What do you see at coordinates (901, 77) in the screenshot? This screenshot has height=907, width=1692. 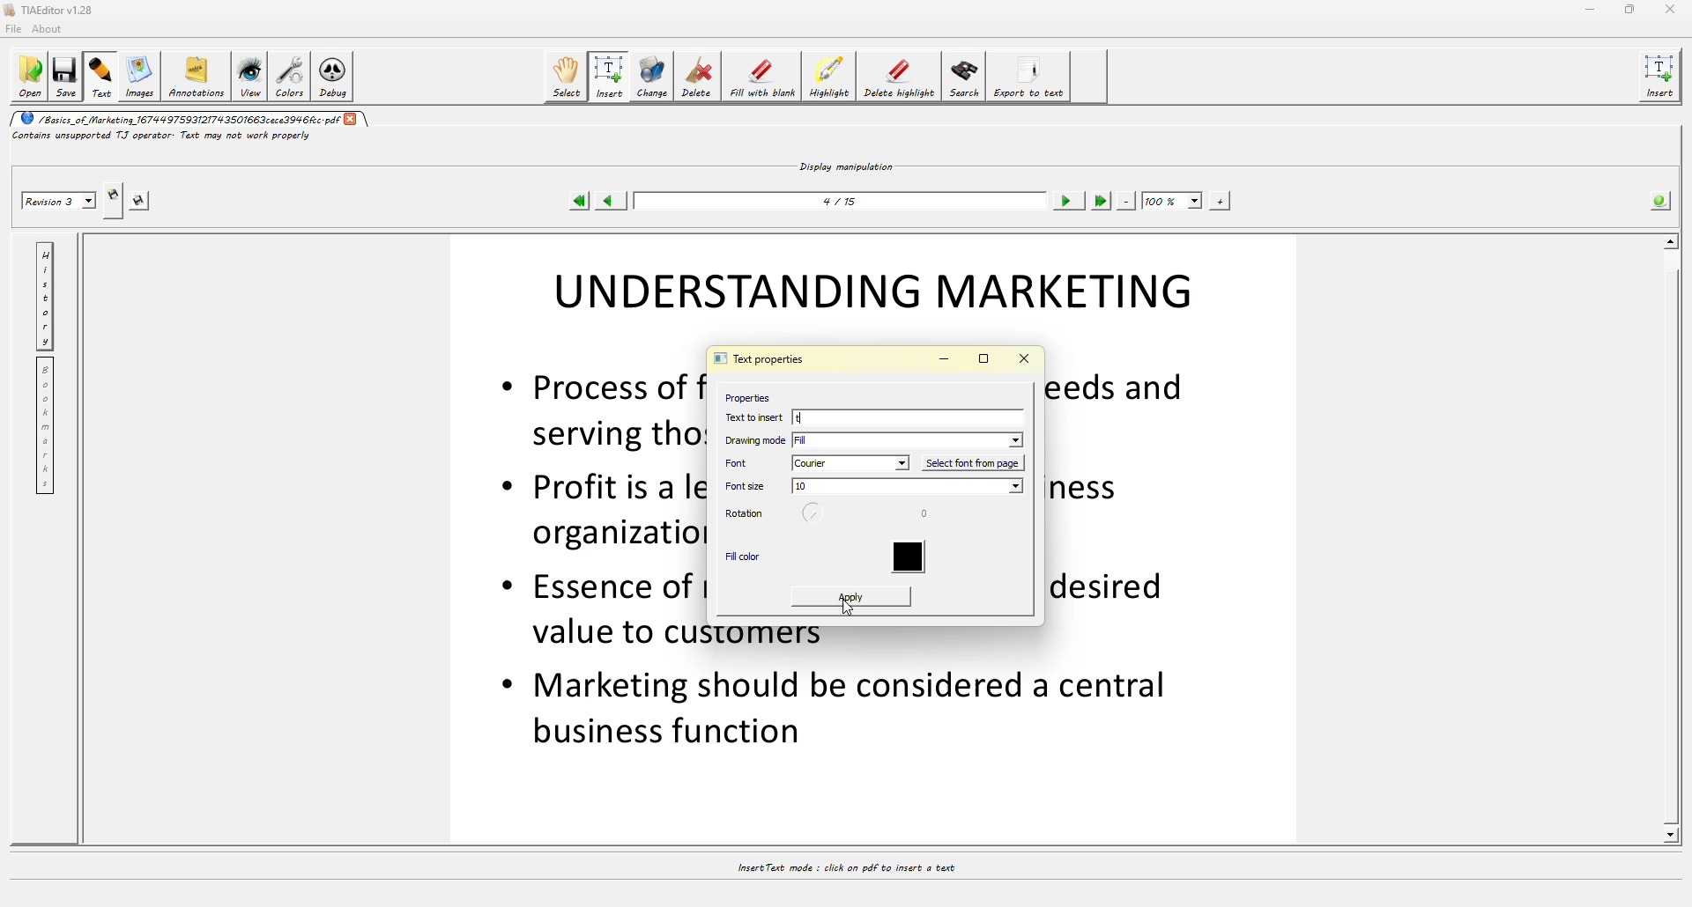 I see `delete highlight` at bounding box center [901, 77].